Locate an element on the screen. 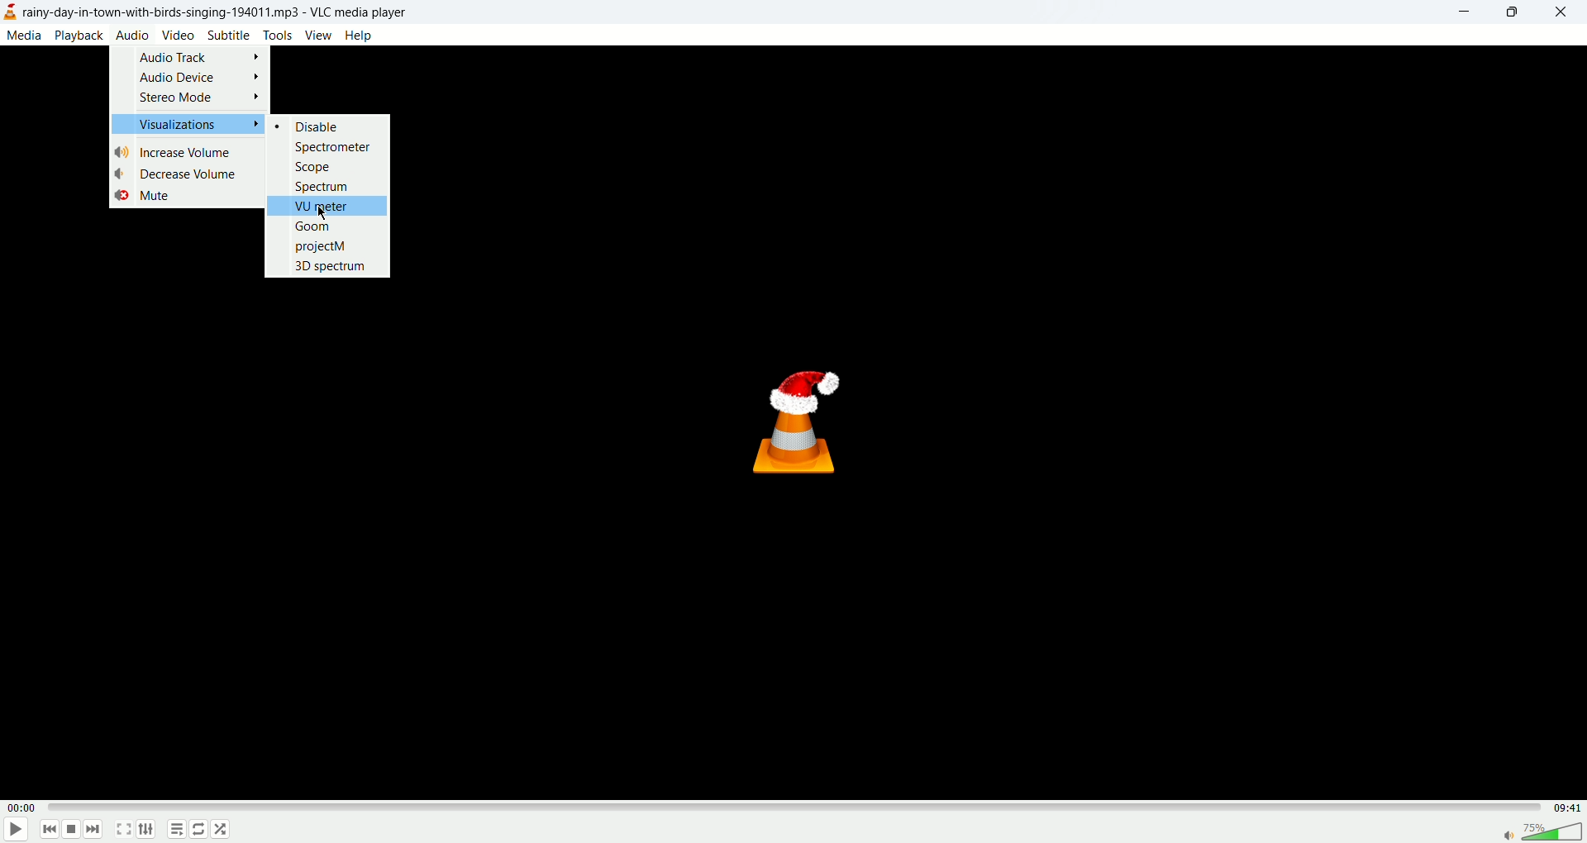 Image resolution: width=1587 pixels, height=843 pixels. played time is located at coordinates (21, 807).